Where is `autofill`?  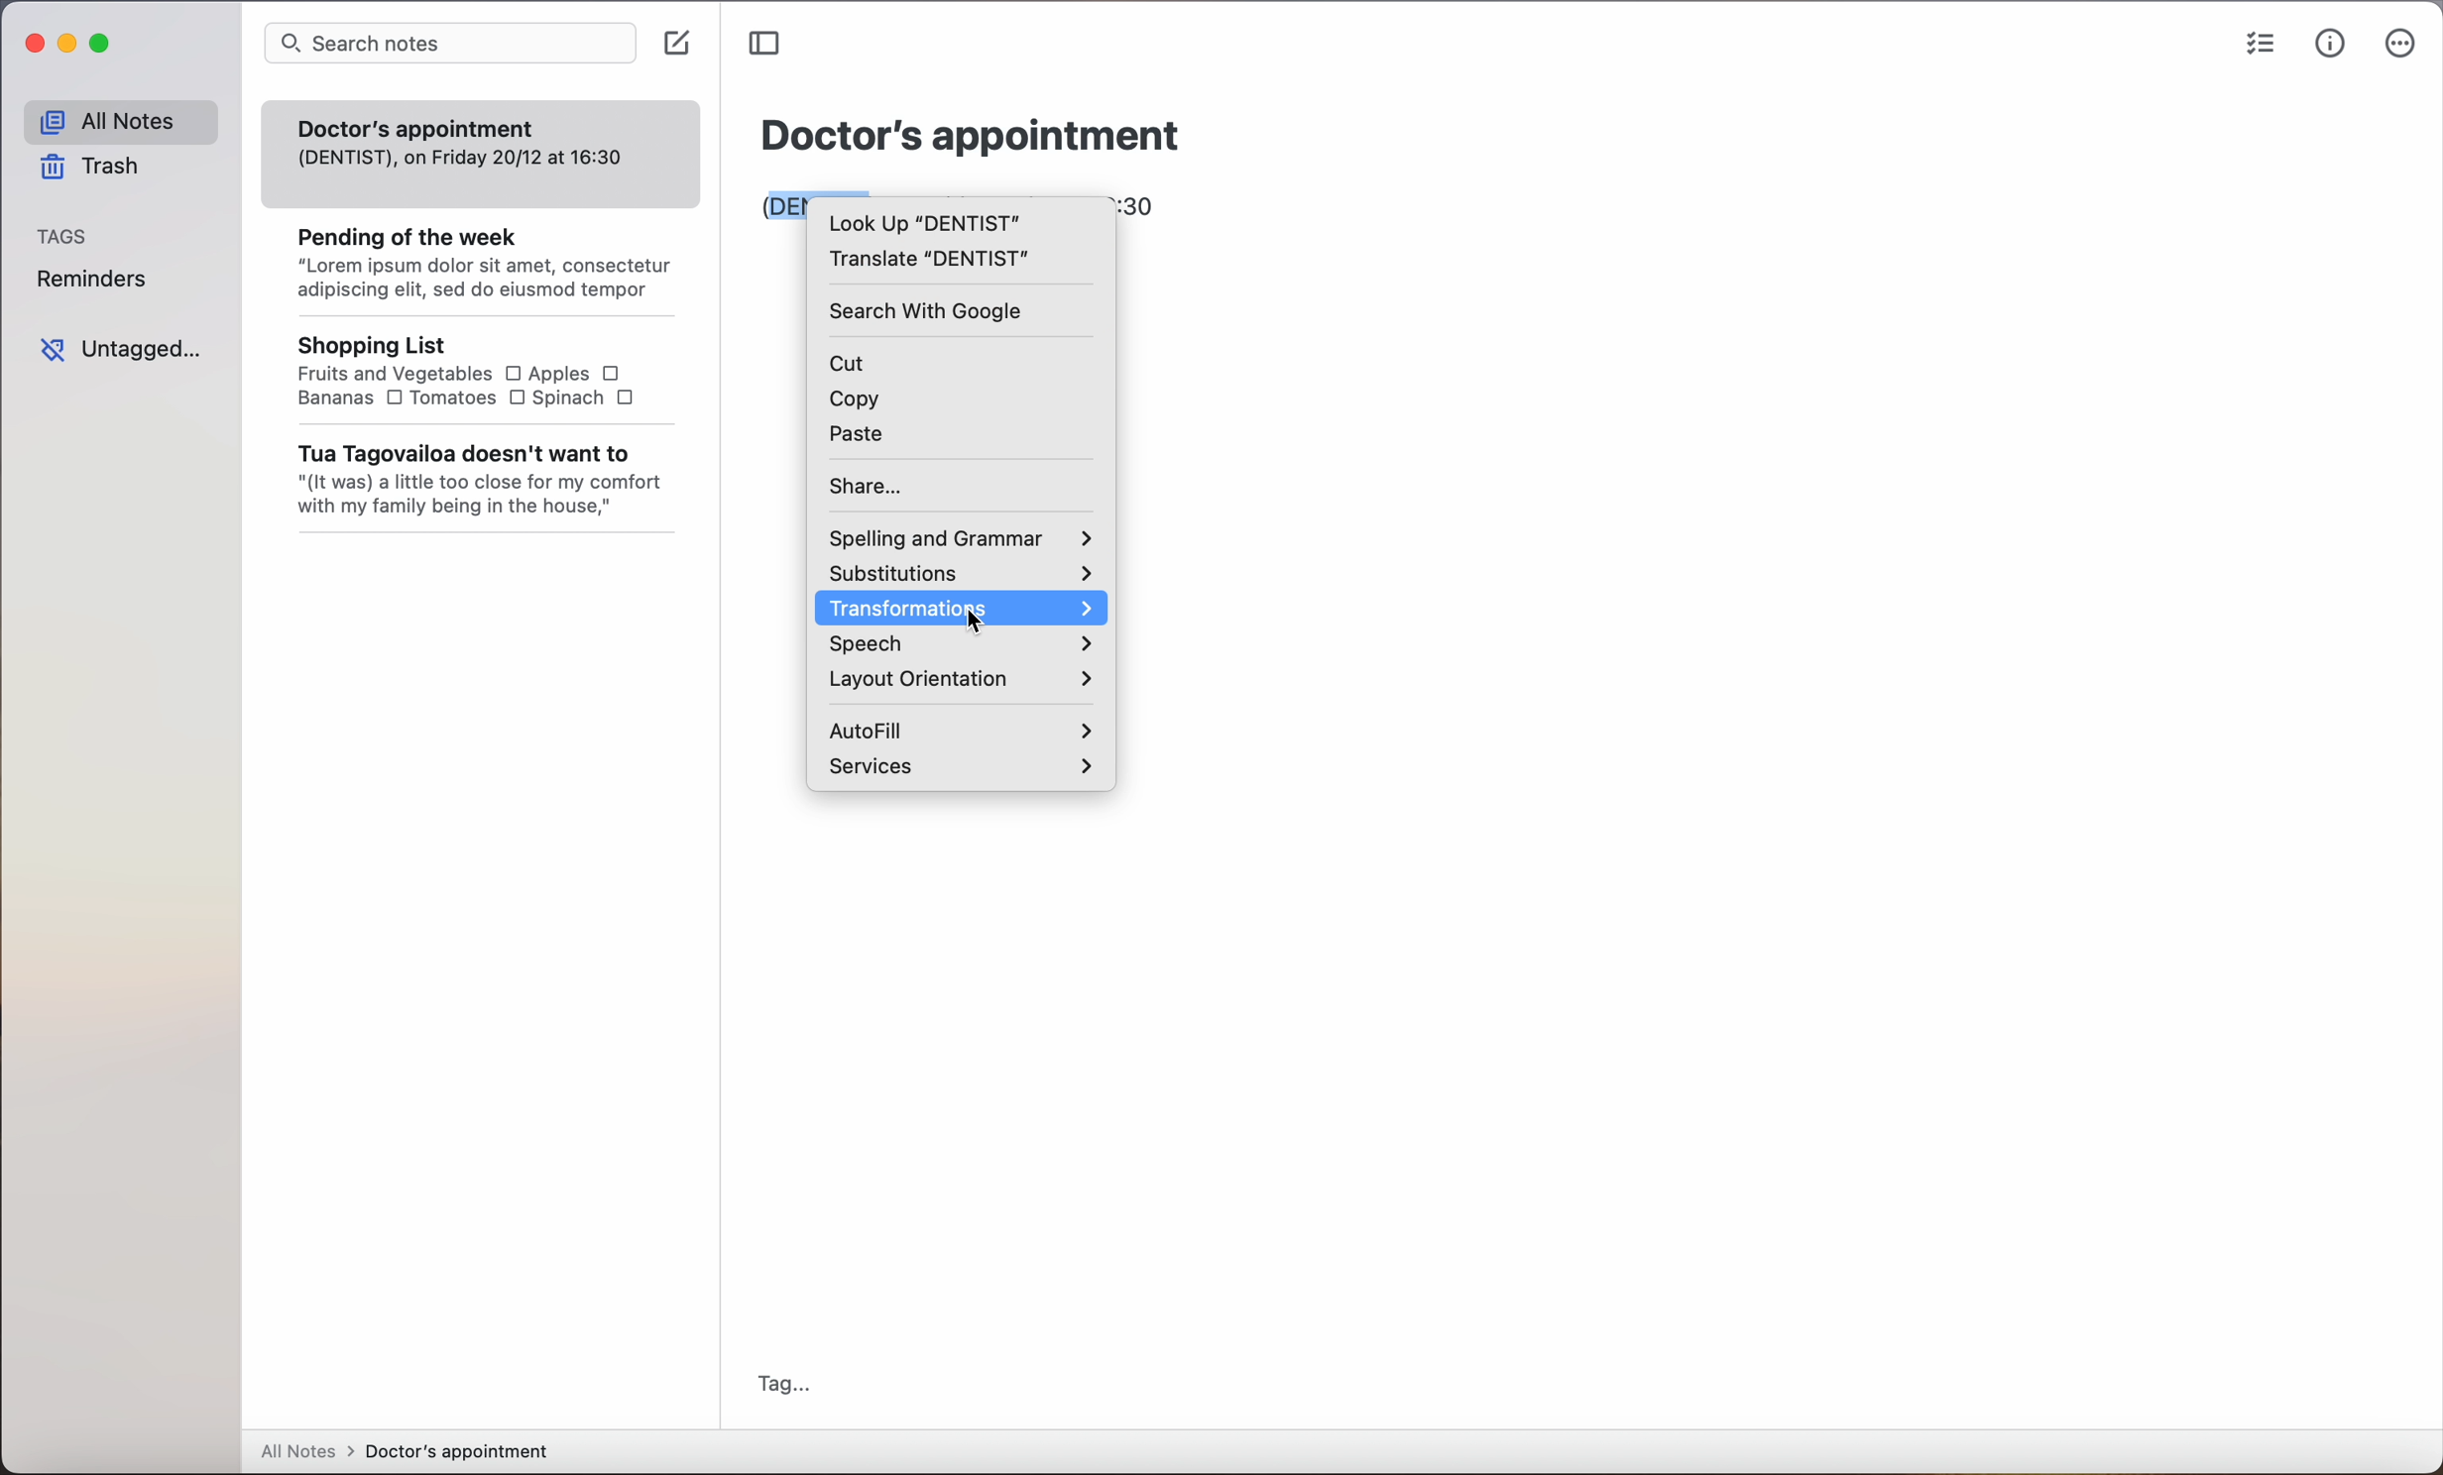
autofill is located at coordinates (957, 726).